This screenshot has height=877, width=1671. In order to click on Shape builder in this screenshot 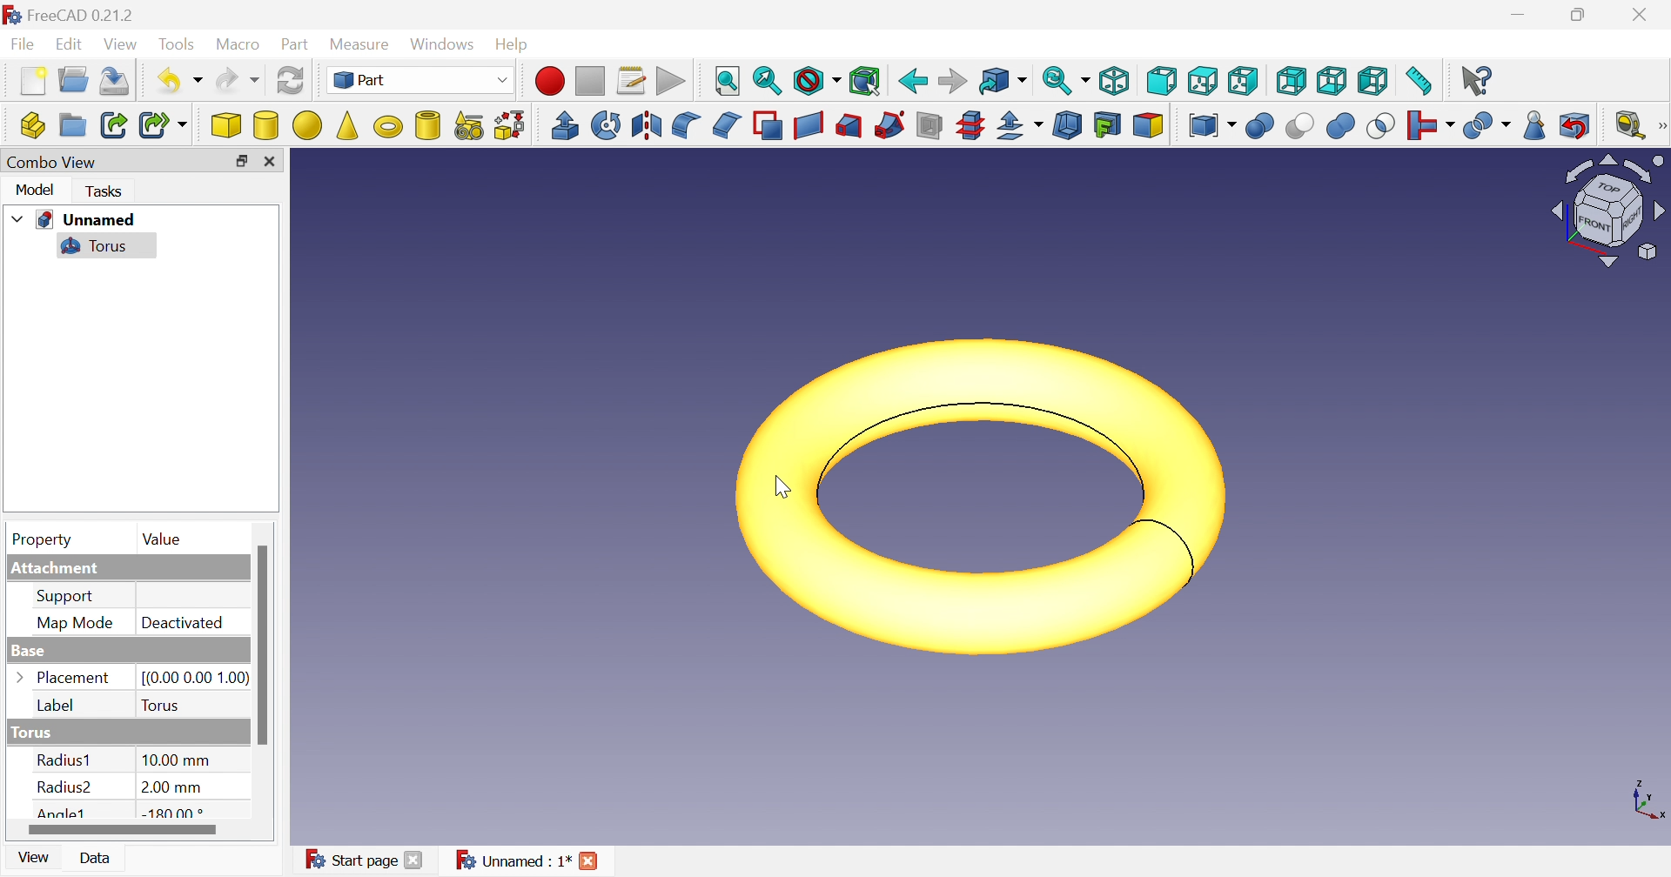, I will do `click(513, 126)`.